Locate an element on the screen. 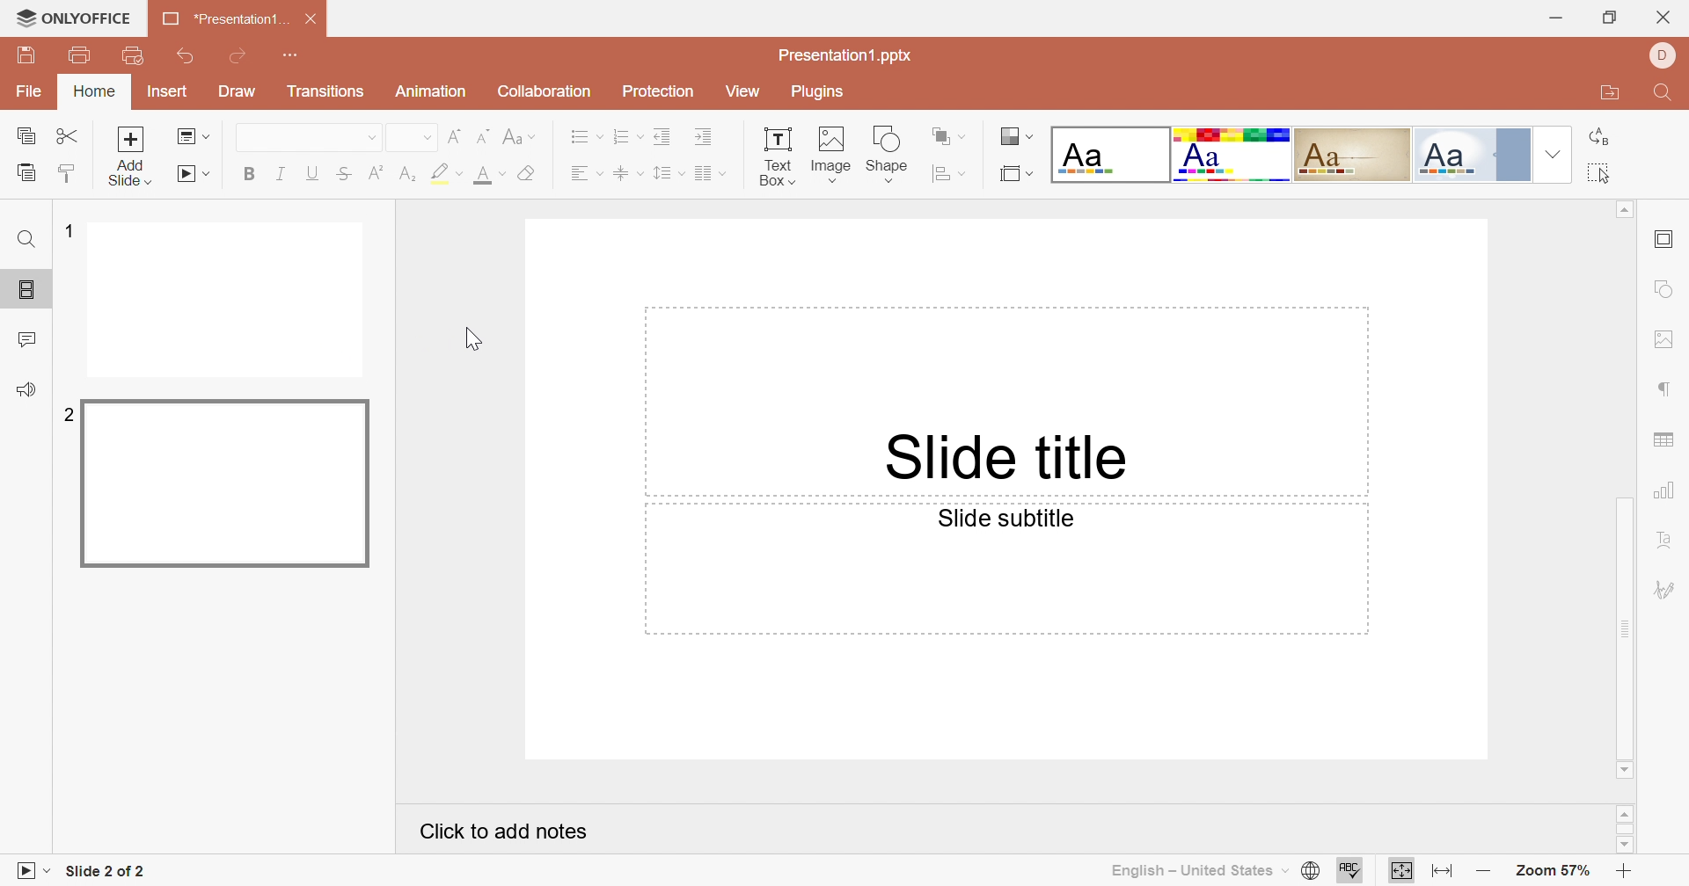  Plugins is located at coordinates (821, 90).